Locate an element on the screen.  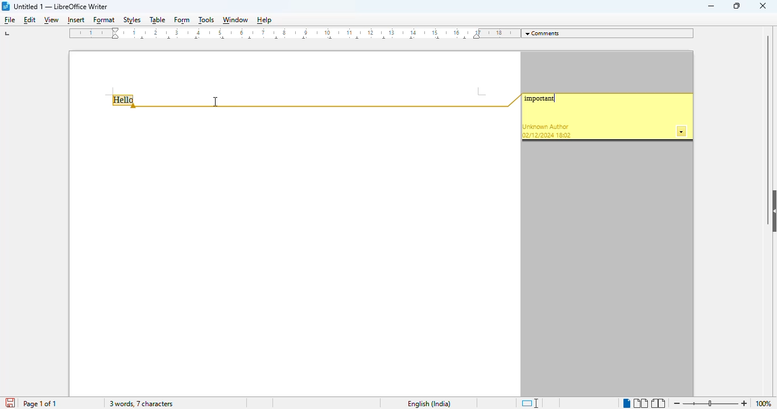
book view is located at coordinates (659, 403).